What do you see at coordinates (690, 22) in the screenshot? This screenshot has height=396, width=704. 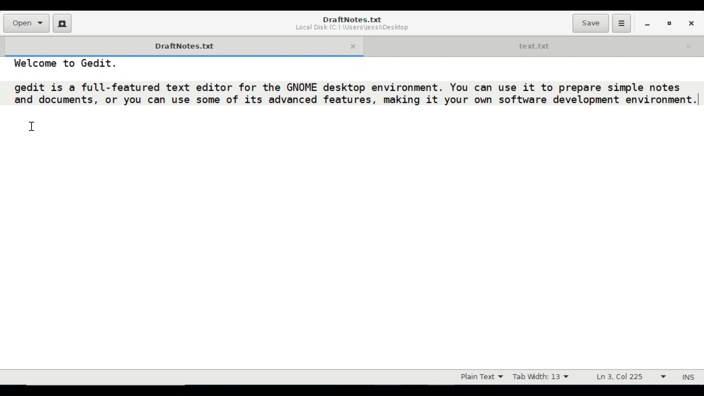 I see `Close` at bounding box center [690, 22].